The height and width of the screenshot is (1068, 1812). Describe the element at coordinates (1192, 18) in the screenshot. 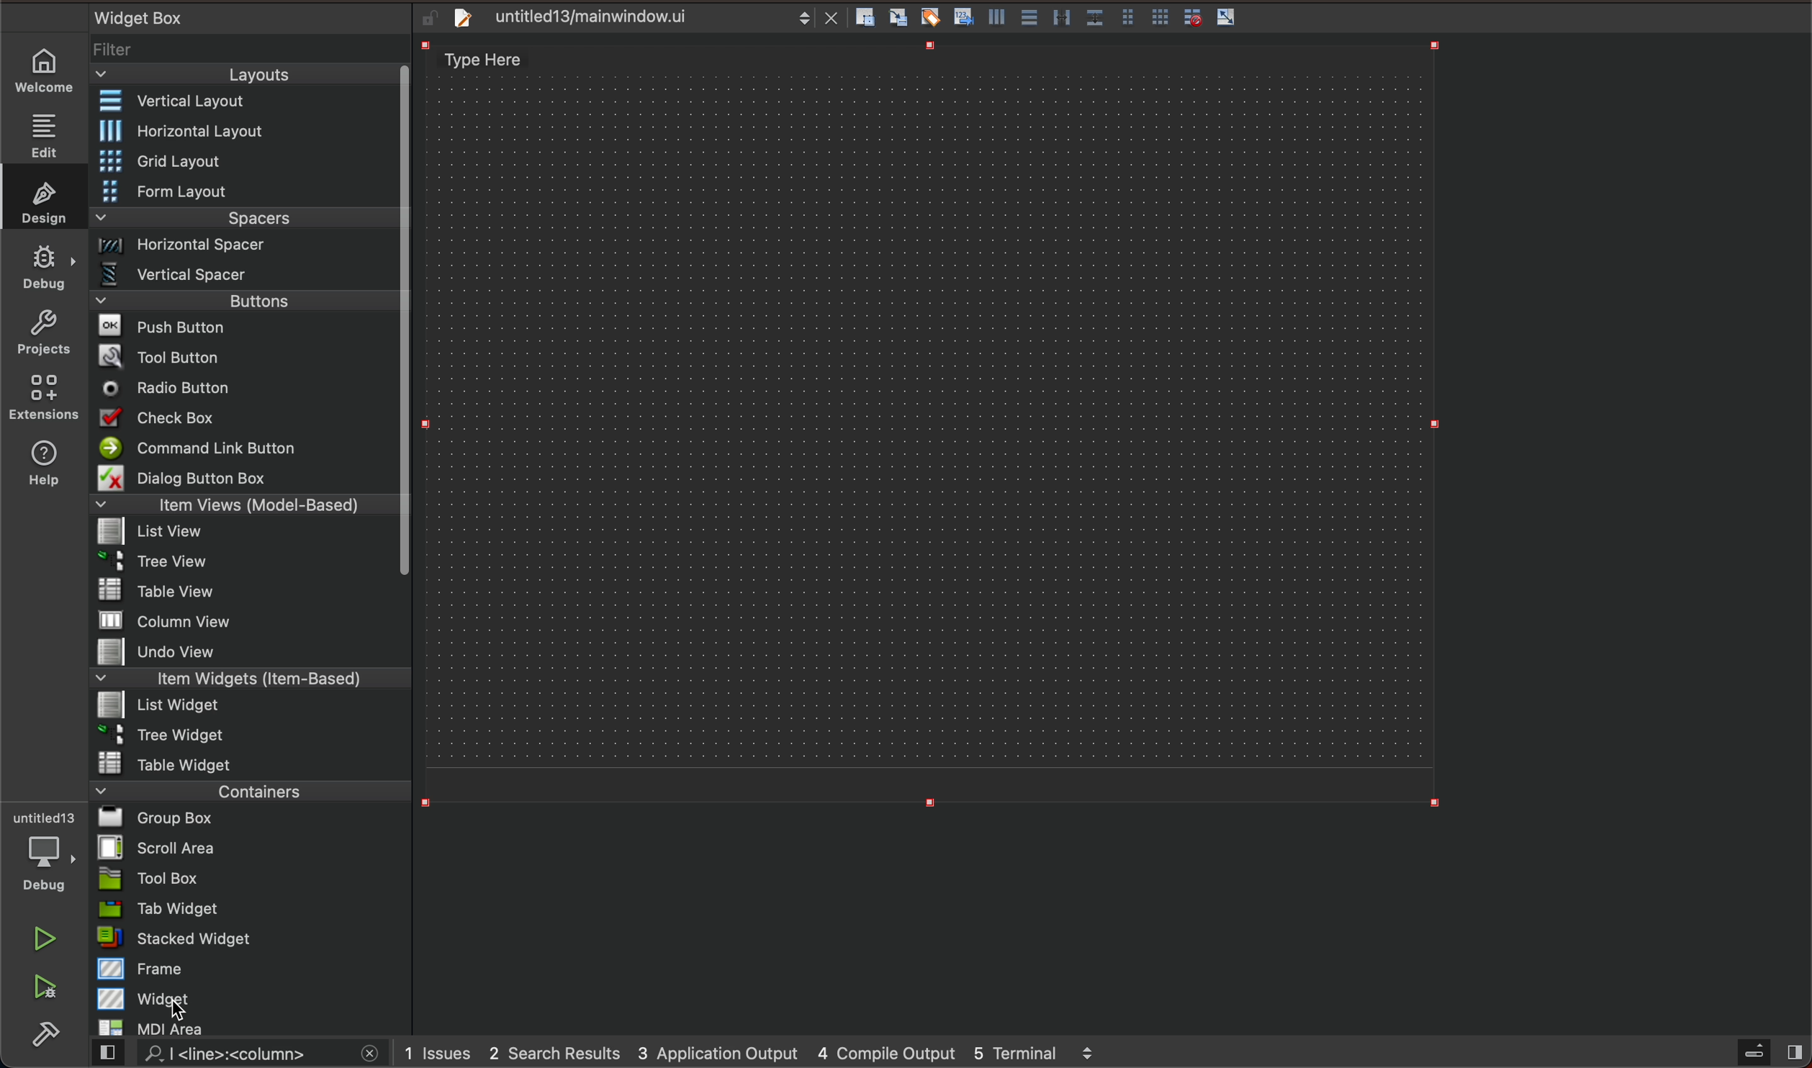

I see `` at that location.